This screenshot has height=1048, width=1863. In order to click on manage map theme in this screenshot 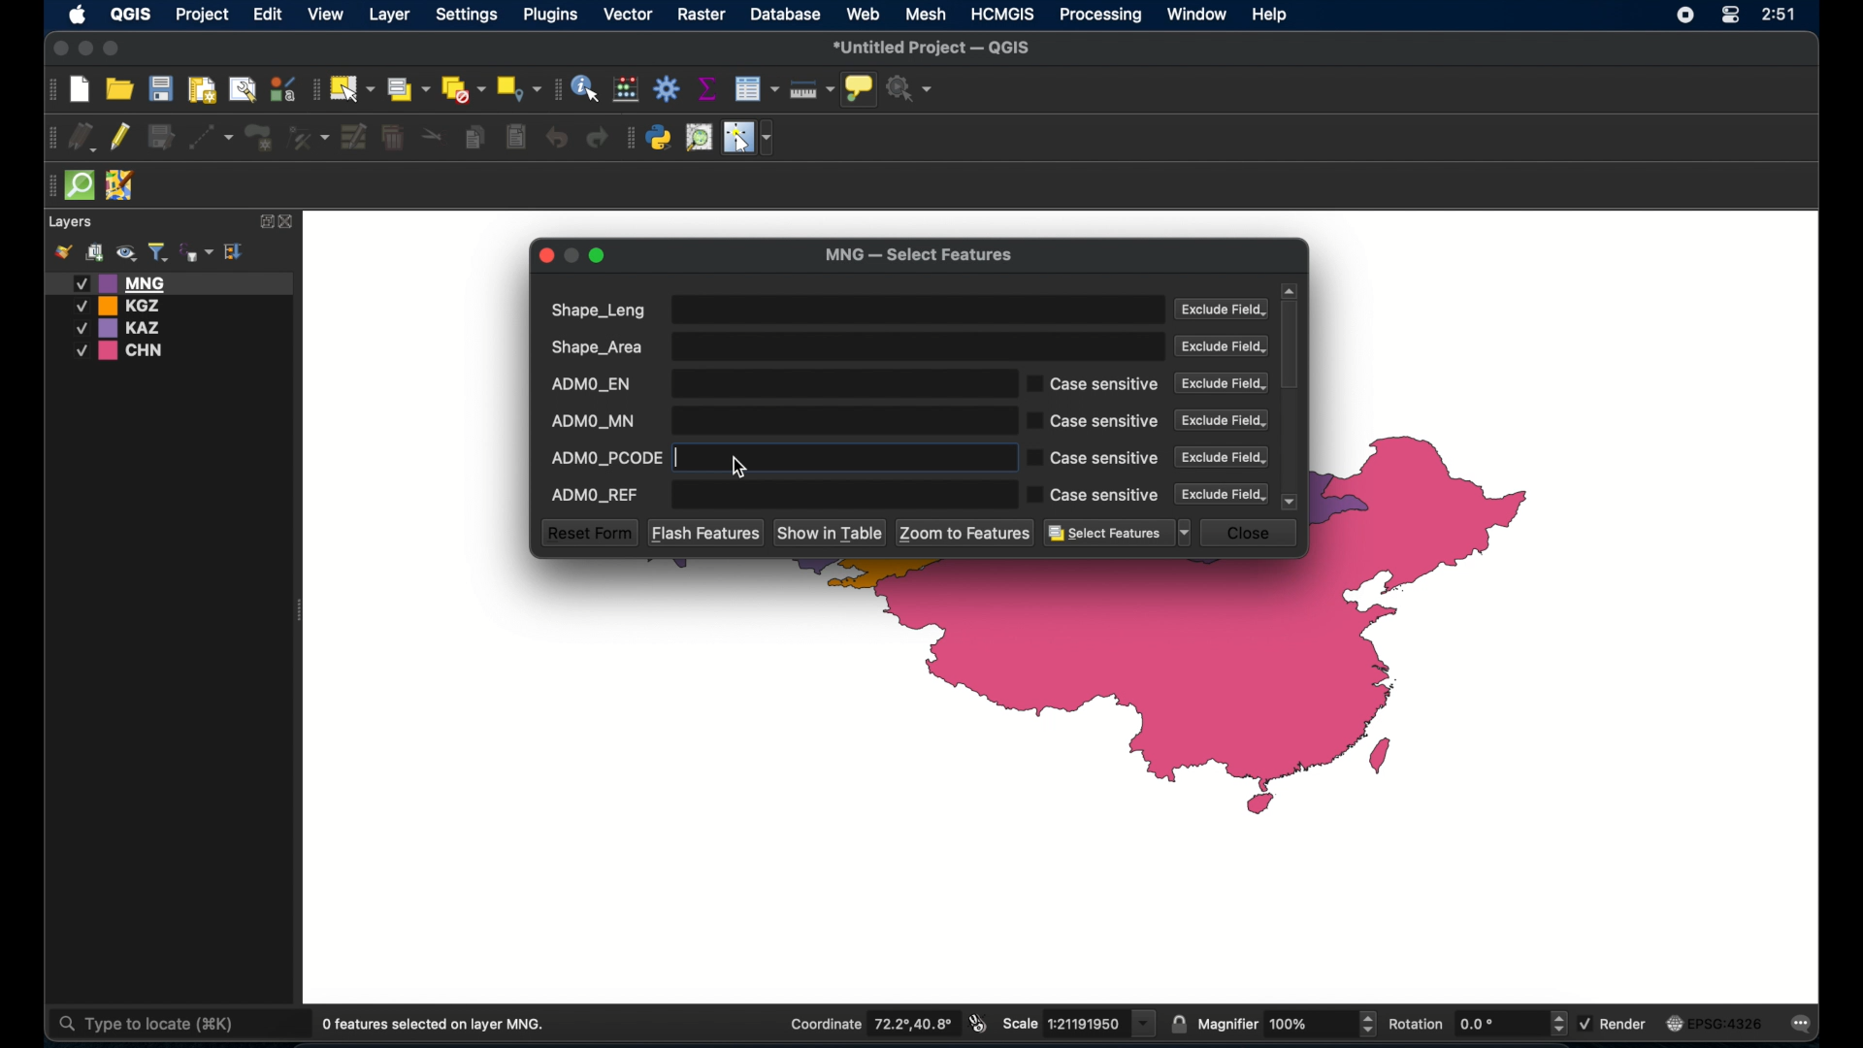, I will do `click(125, 253)`.